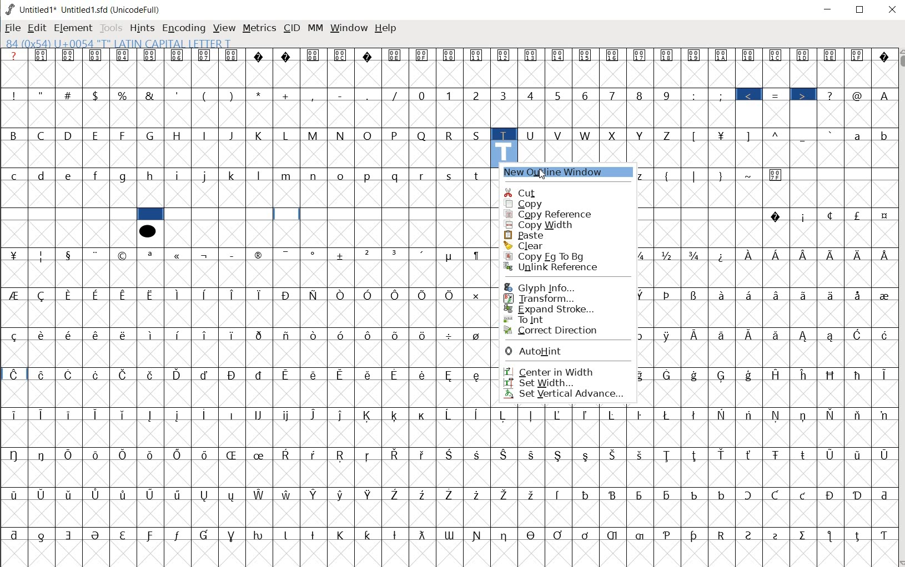  Describe the element at coordinates (152, 416) in the screenshot. I see `Symbol` at that location.